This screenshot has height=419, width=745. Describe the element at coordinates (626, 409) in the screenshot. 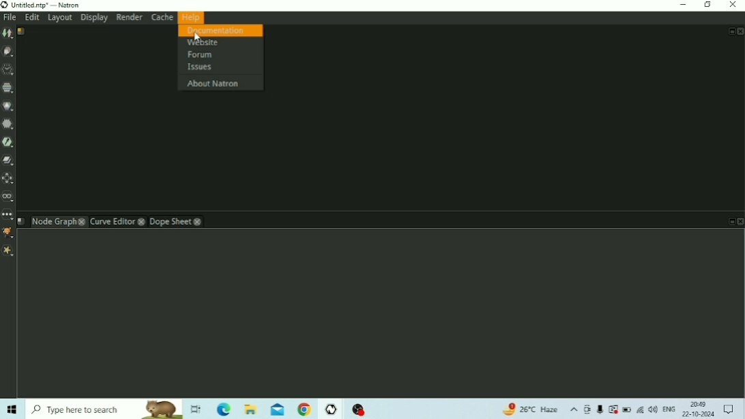

I see `Battery` at that location.